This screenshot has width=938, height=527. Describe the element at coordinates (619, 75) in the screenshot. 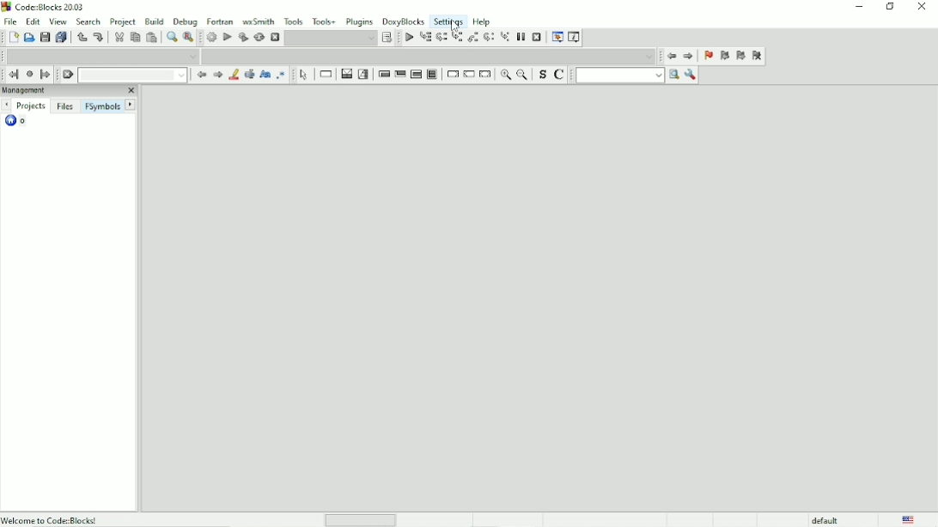

I see `run search` at that location.